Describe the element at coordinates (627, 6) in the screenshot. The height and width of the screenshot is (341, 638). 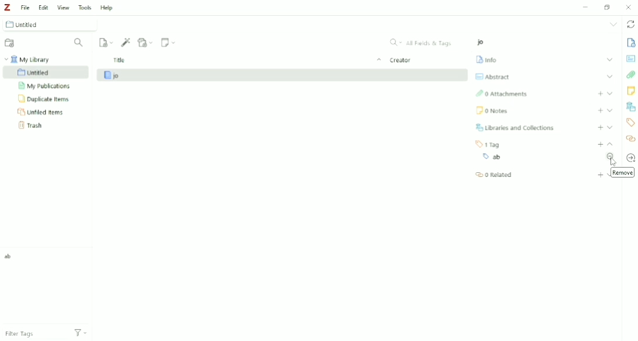
I see `Close` at that location.